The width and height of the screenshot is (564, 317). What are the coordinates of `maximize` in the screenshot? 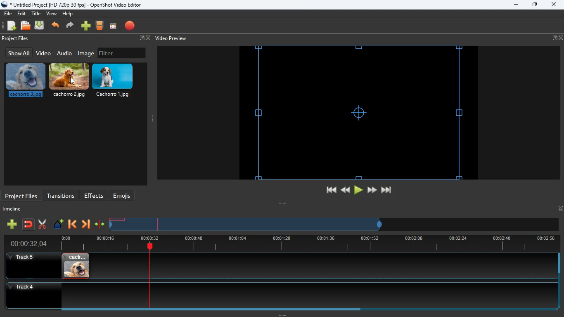 It's located at (535, 5).